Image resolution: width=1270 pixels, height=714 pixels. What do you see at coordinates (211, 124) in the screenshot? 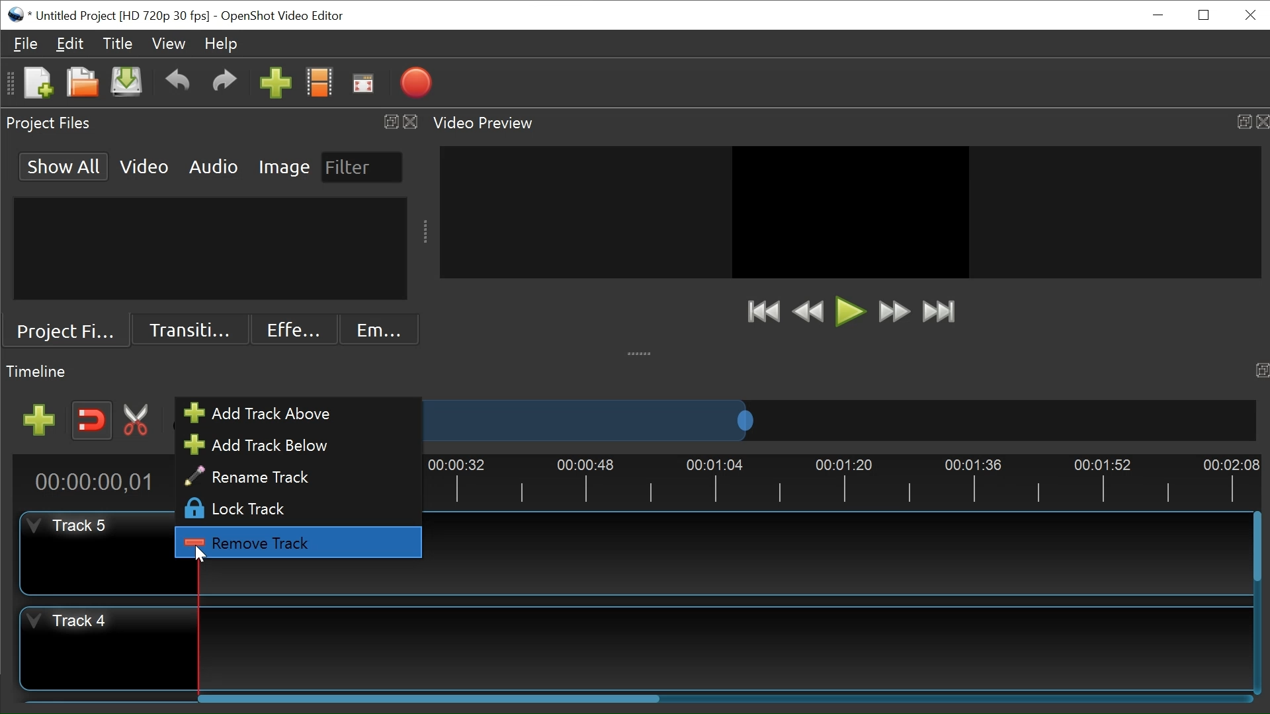
I see `Project Files` at bounding box center [211, 124].